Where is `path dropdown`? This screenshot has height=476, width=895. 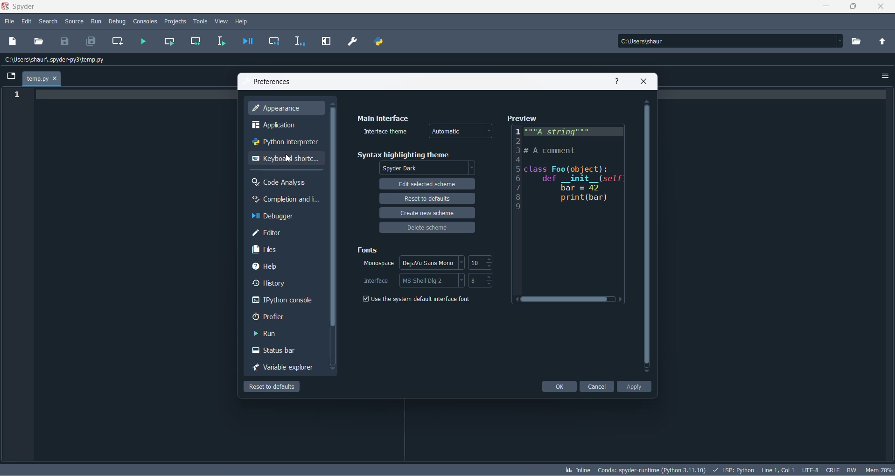
path dropdown is located at coordinates (843, 41).